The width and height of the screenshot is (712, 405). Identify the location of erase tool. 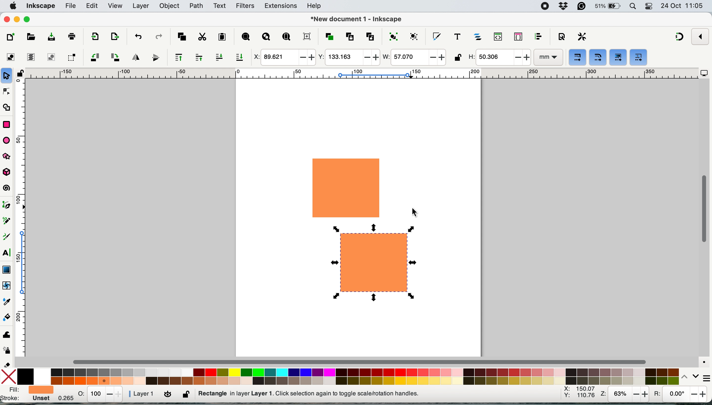
(8, 364).